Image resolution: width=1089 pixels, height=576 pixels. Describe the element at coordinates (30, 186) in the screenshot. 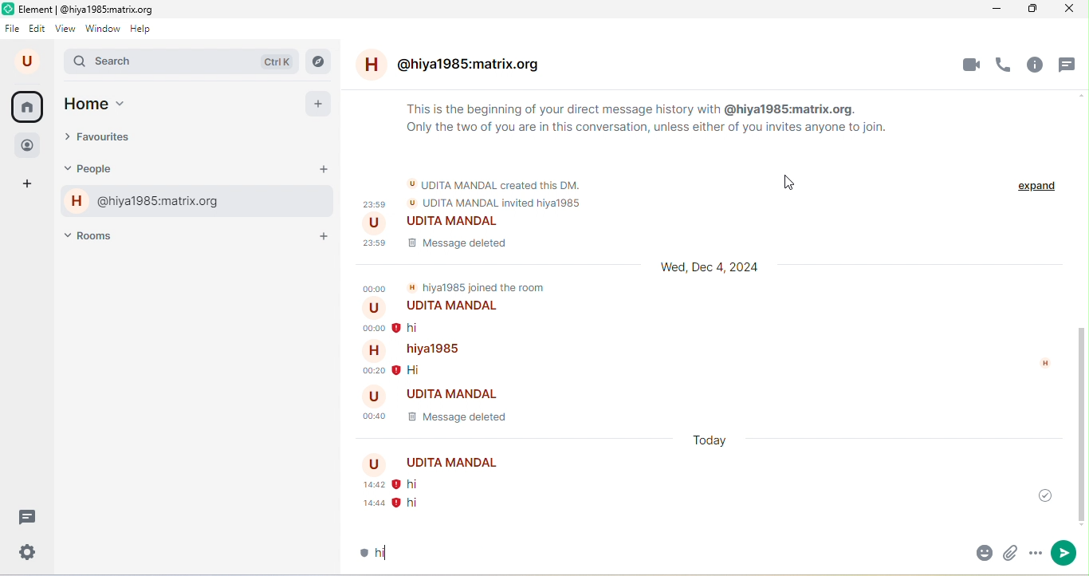

I see `add space` at that location.